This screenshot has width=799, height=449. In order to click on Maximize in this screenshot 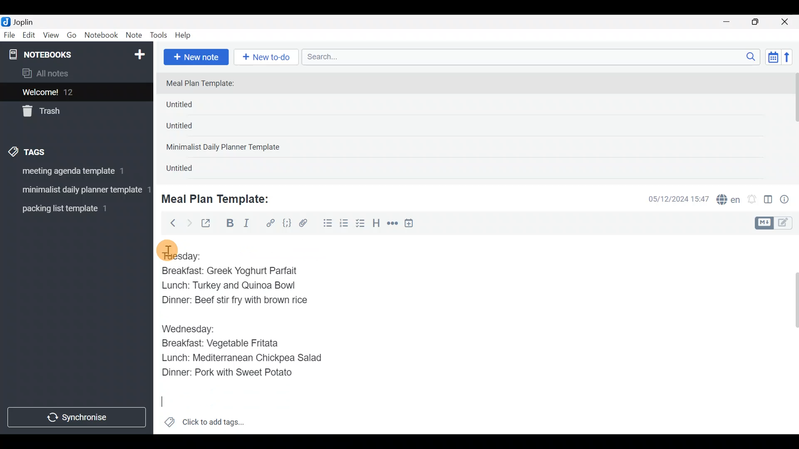, I will do `click(760, 22)`.